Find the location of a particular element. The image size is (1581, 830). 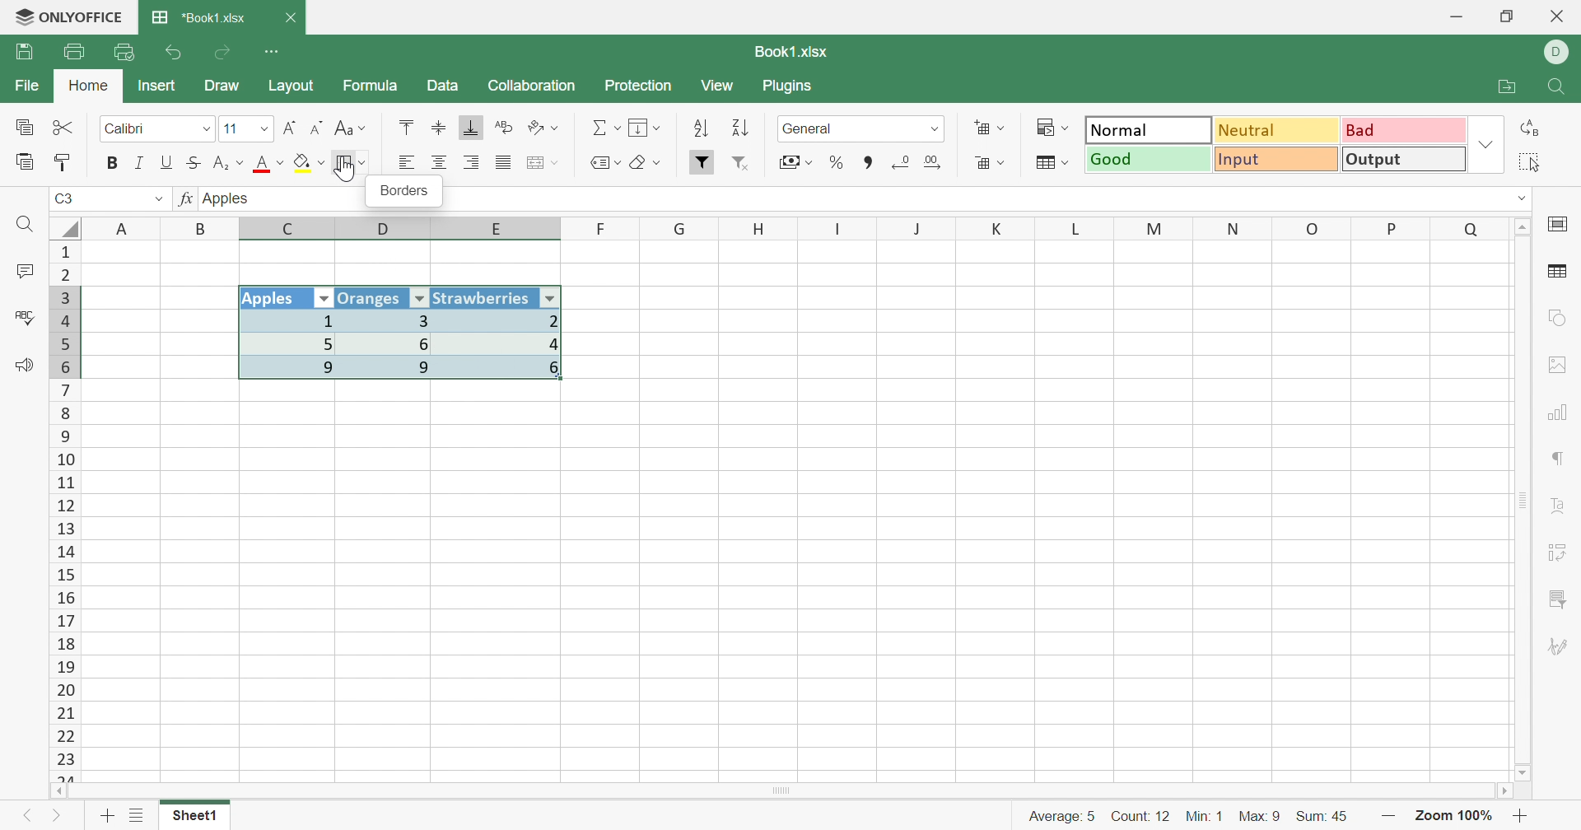

Count: 12 is located at coordinates (1138, 814).